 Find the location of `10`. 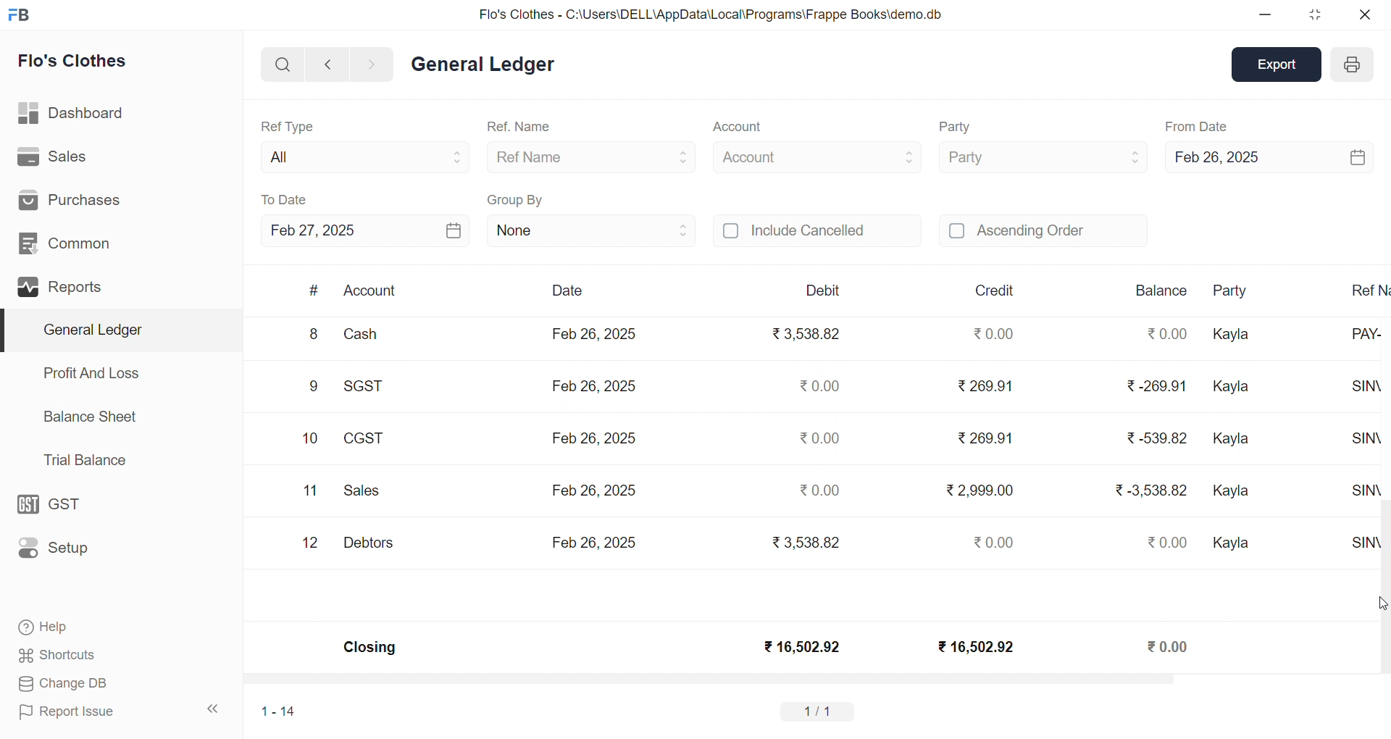

10 is located at coordinates (310, 439).